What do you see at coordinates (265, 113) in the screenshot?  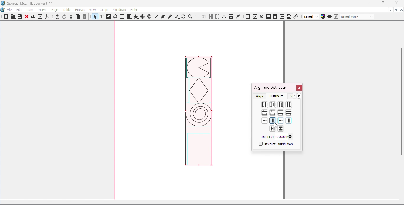 I see `Distribute bottoms equidistantly` at bounding box center [265, 113].